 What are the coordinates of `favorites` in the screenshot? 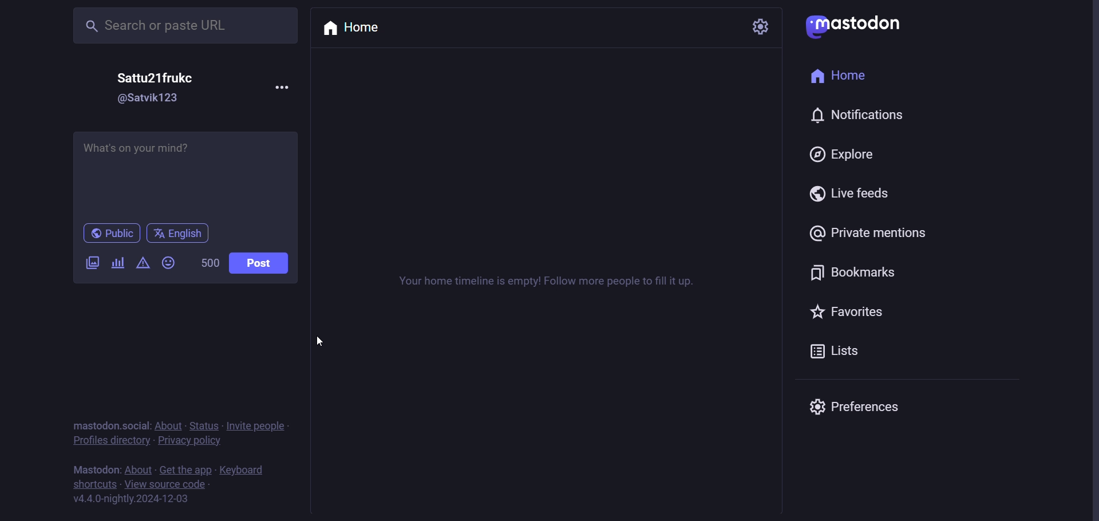 It's located at (848, 313).